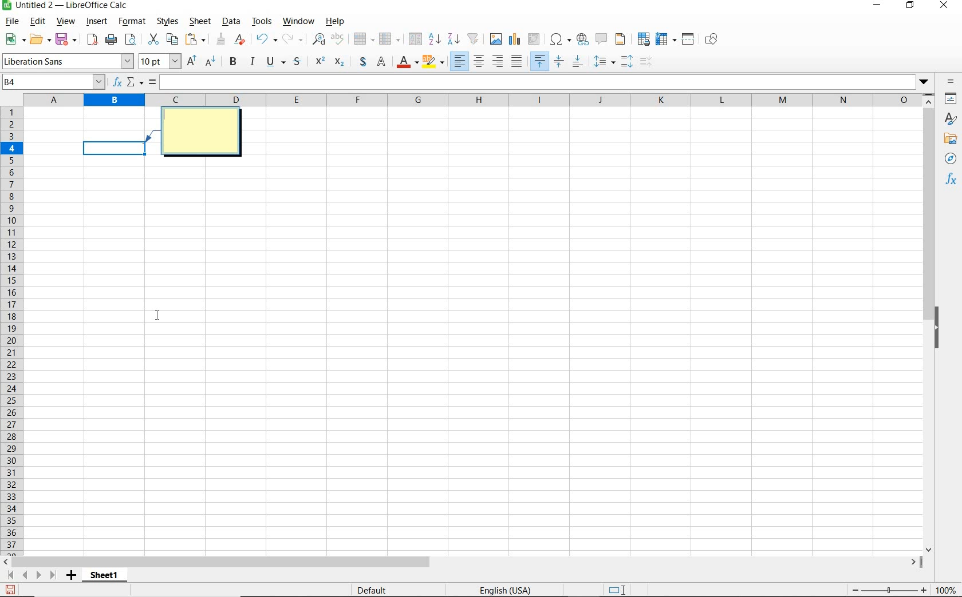 This screenshot has height=597, width=962. What do you see at coordinates (539, 61) in the screenshot?
I see `align top` at bounding box center [539, 61].